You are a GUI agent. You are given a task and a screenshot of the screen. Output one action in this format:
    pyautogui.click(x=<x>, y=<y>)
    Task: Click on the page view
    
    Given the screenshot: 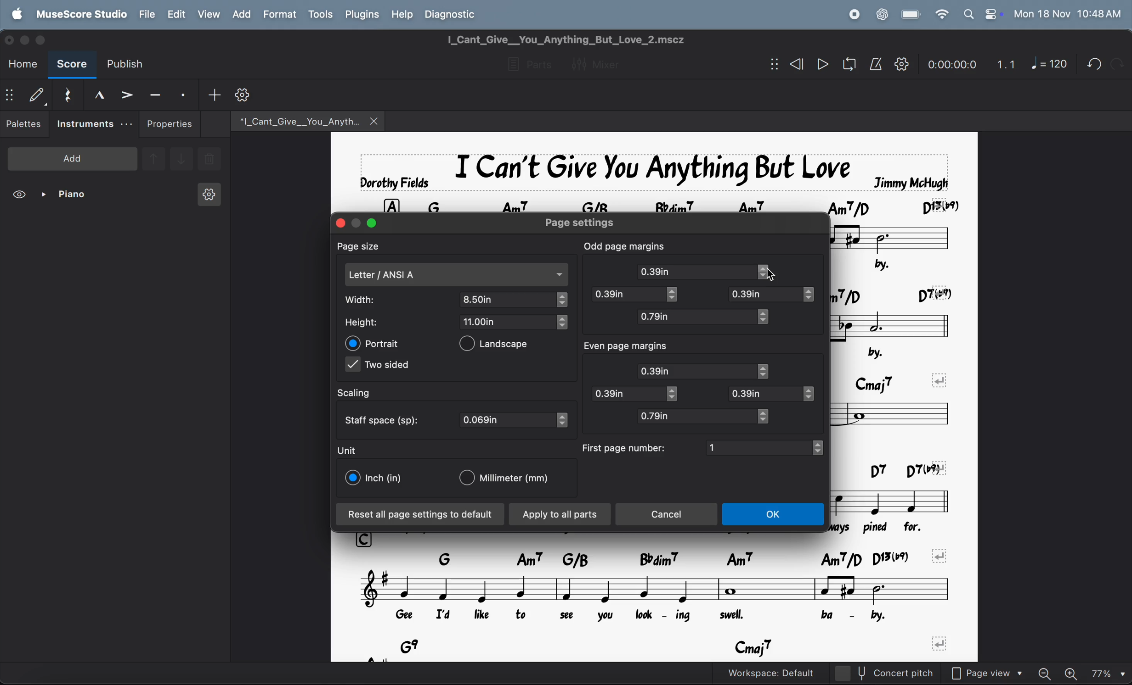 What is the action you would take?
    pyautogui.click(x=991, y=672)
    